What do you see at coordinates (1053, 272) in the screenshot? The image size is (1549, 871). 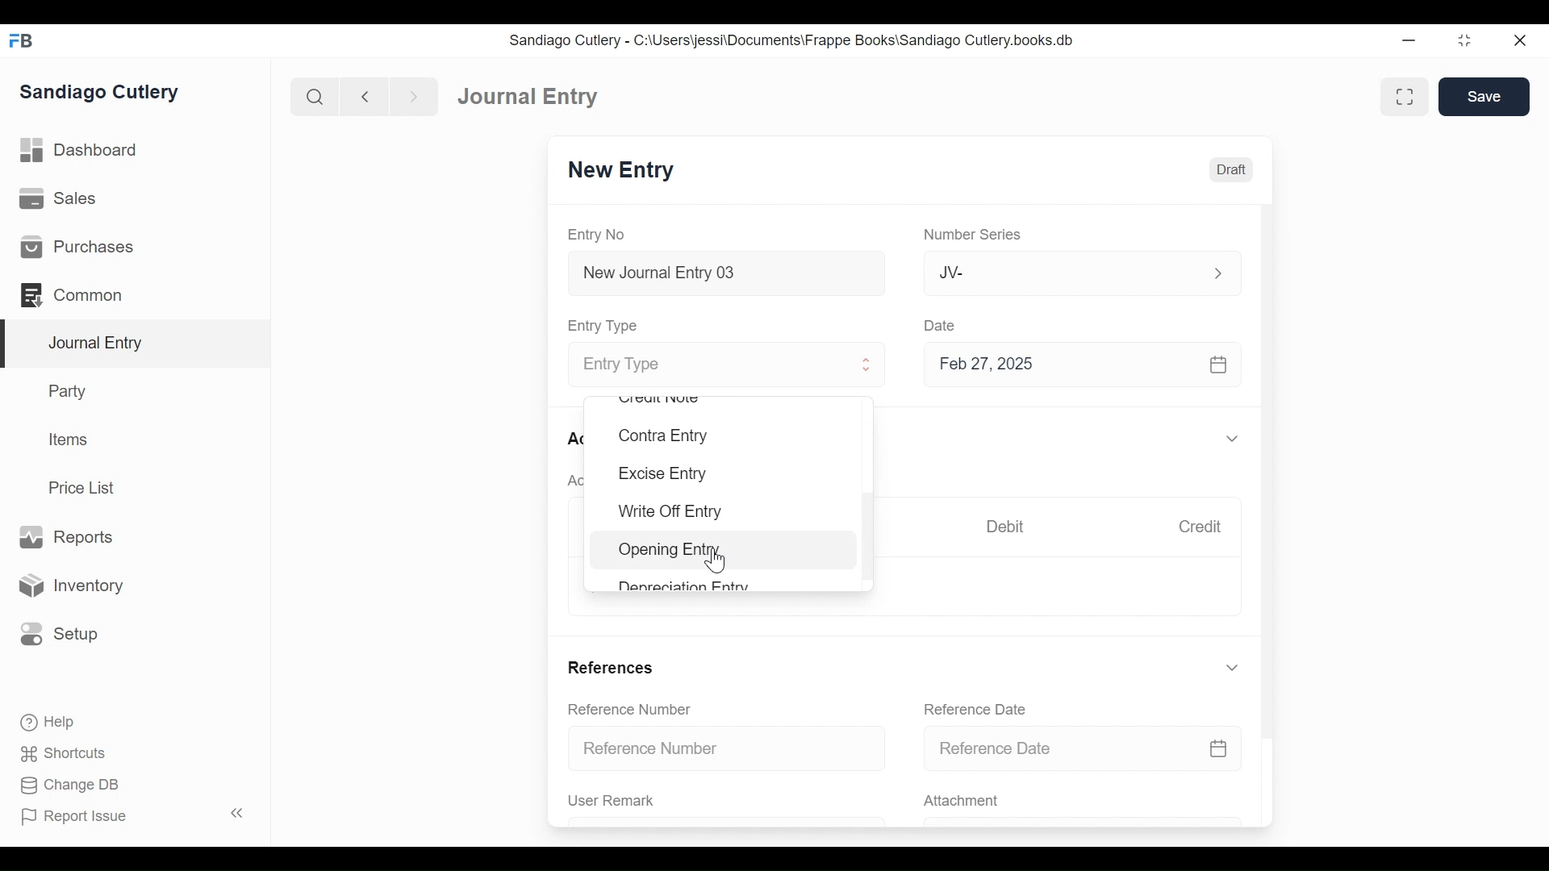 I see `JV-` at bounding box center [1053, 272].